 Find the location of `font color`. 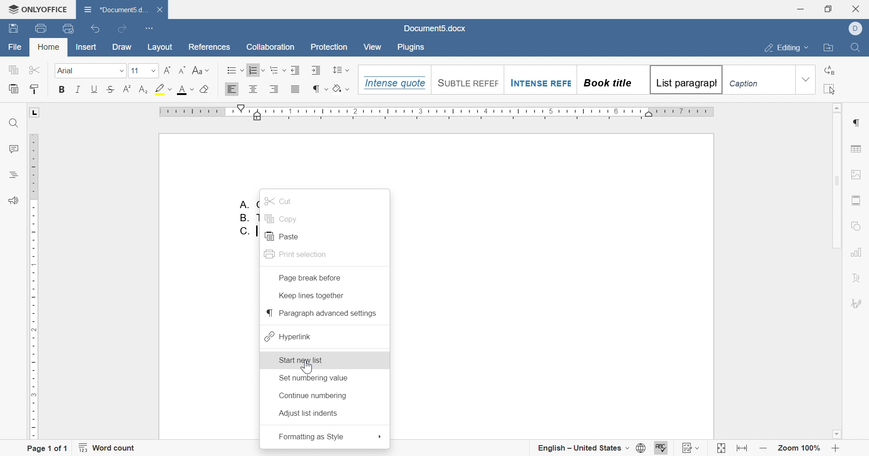

font color is located at coordinates (186, 90).